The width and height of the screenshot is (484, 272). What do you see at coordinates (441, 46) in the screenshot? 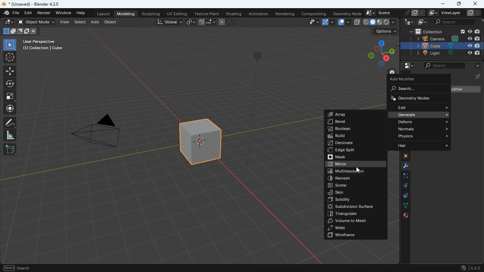
I see `cube` at bounding box center [441, 46].